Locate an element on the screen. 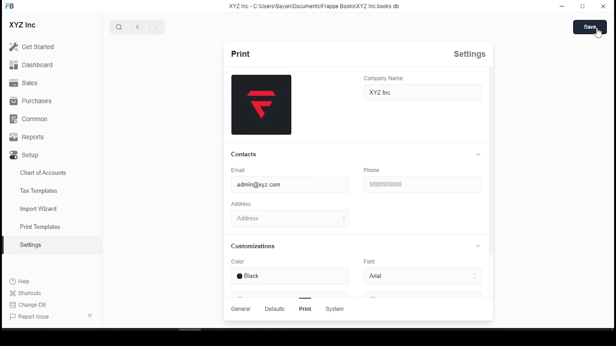 This screenshot has width=616, height=346. black is located at coordinates (257, 276).